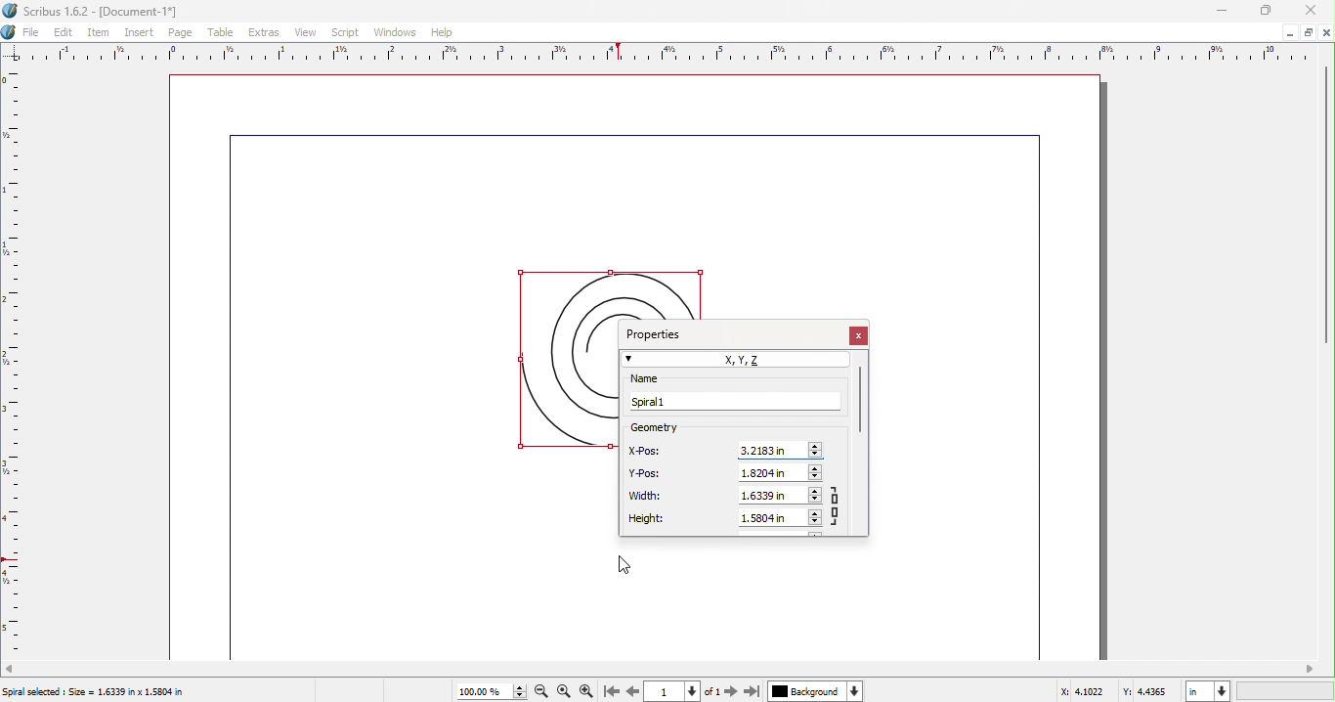 The width and height of the screenshot is (1335, 702). Describe the element at coordinates (805, 691) in the screenshot. I see `Select the current layer` at that location.